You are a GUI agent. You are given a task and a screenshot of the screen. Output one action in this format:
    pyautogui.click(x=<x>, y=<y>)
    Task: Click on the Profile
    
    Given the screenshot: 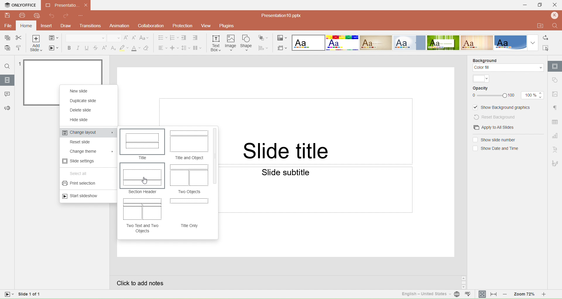 What is the action you would take?
    pyautogui.click(x=554, y=16)
    